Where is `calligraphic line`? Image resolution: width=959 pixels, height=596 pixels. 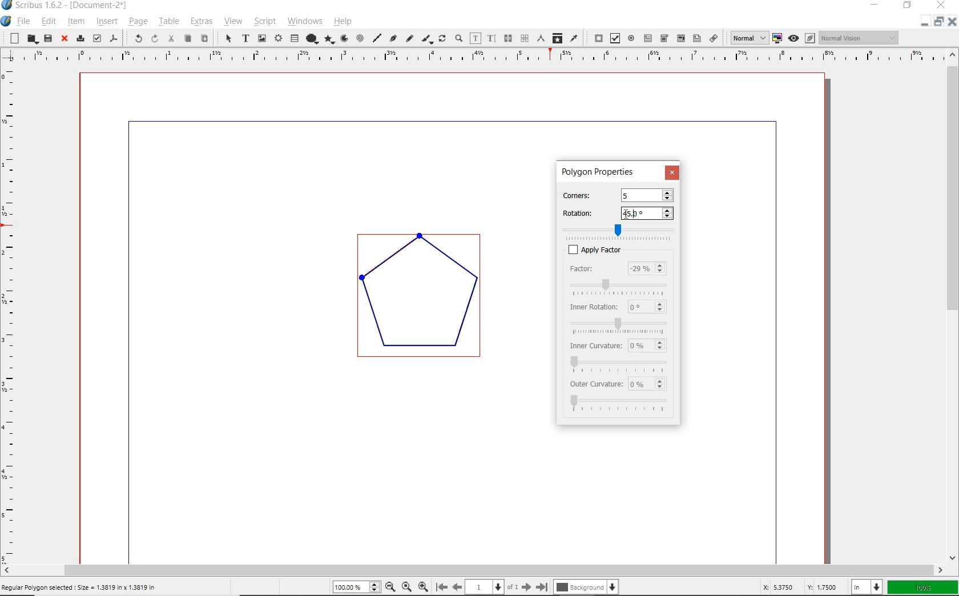 calligraphic line is located at coordinates (427, 39).